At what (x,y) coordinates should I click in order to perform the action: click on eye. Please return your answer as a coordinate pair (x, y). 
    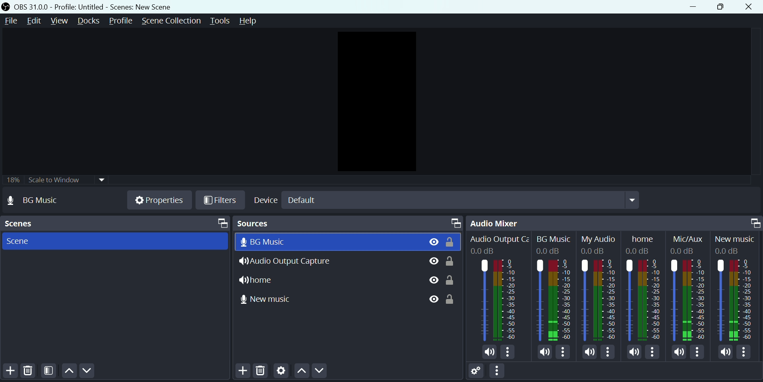
    Looking at the image, I should click on (430, 262).